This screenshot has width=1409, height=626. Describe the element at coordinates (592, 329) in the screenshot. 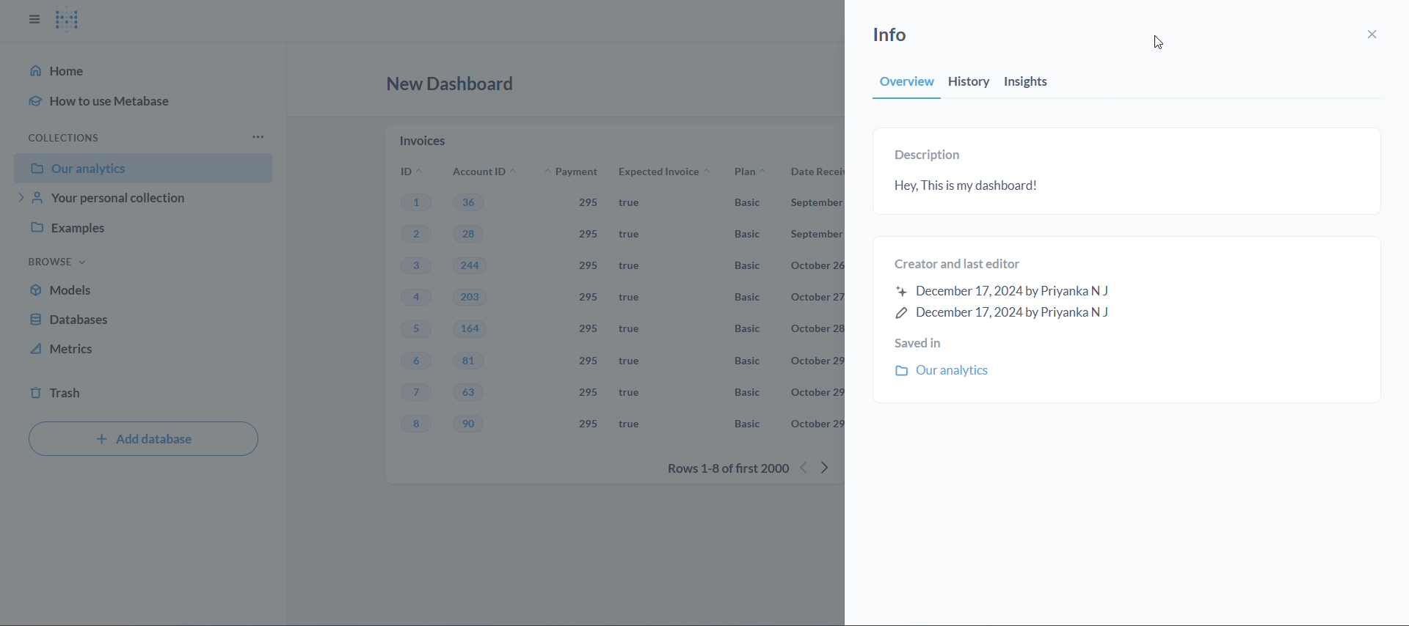

I see `295` at that location.